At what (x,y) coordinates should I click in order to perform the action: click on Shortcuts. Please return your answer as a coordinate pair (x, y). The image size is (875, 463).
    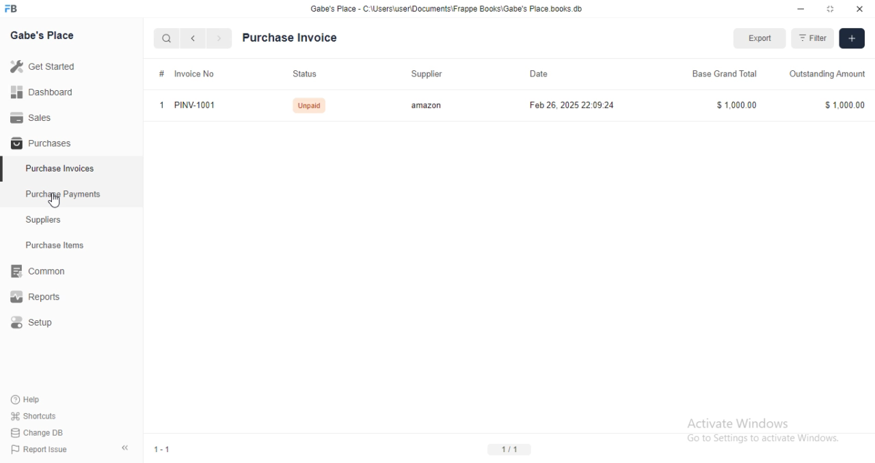
    Looking at the image, I should click on (32, 417).